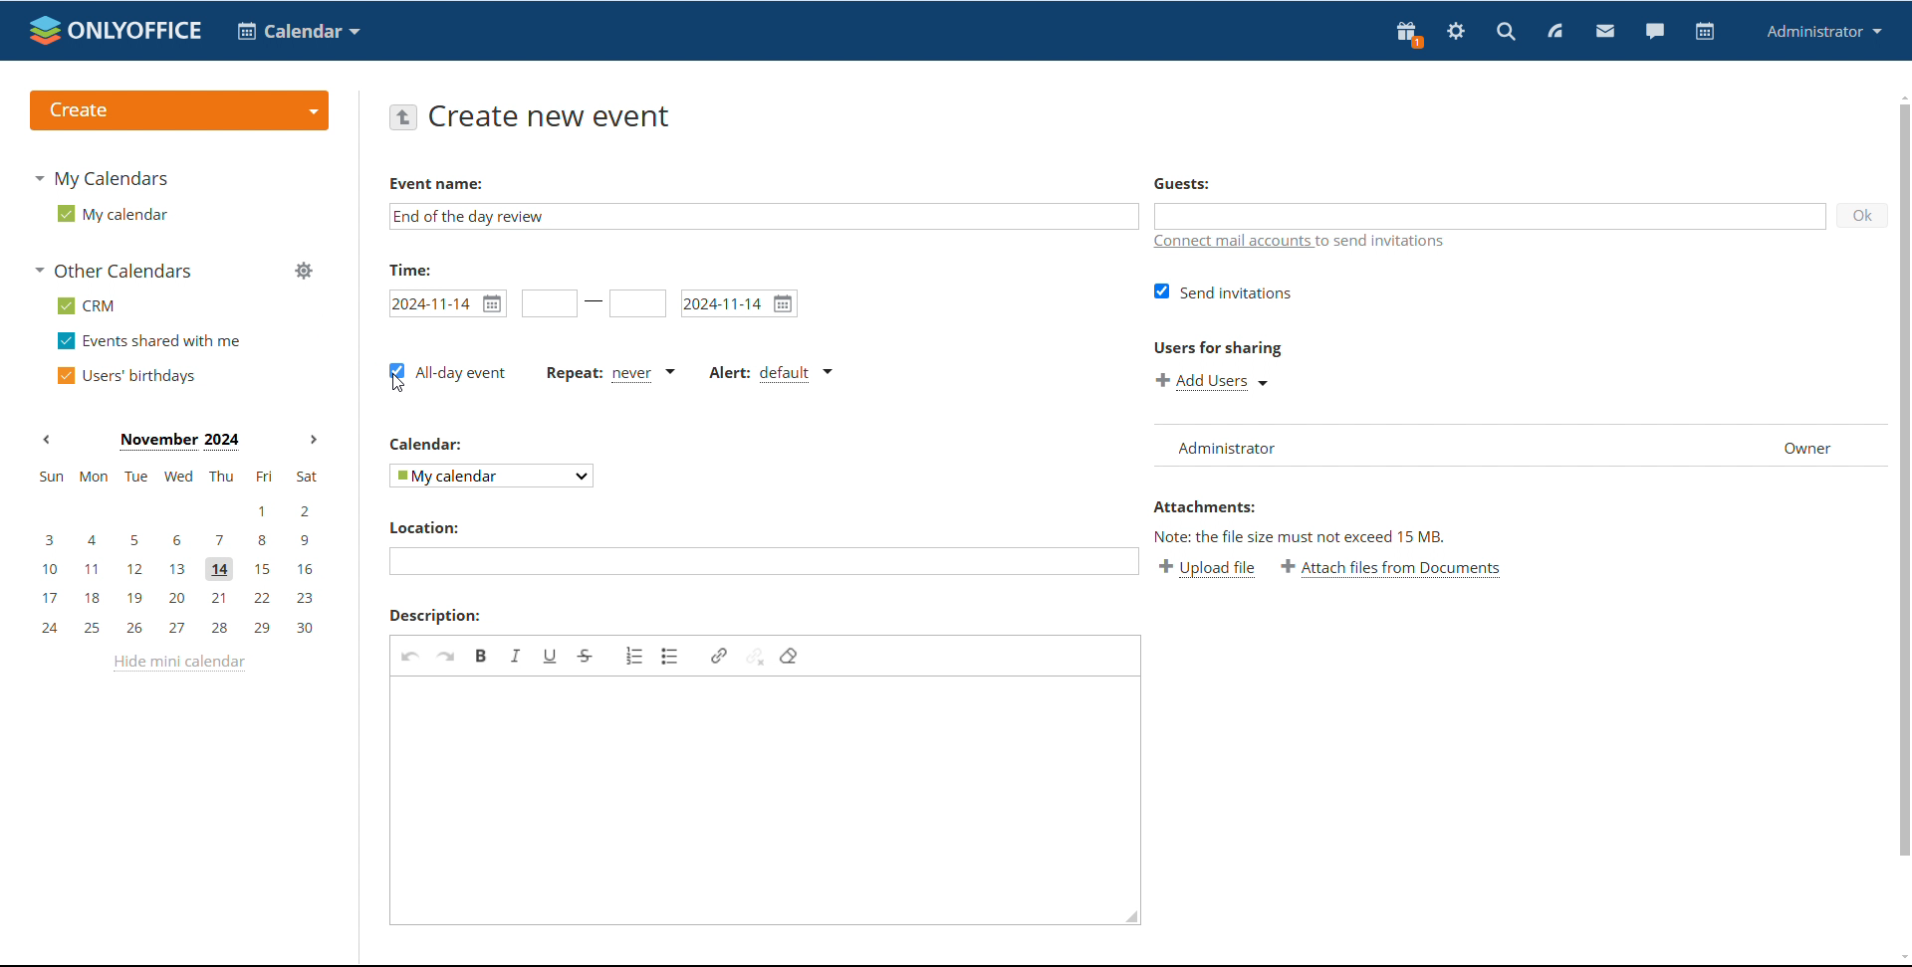 The image size is (1912, 967). Describe the element at coordinates (176, 477) in the screenshot. I see `sun, mon, tue, wed, thu, fri, sat` at that location.